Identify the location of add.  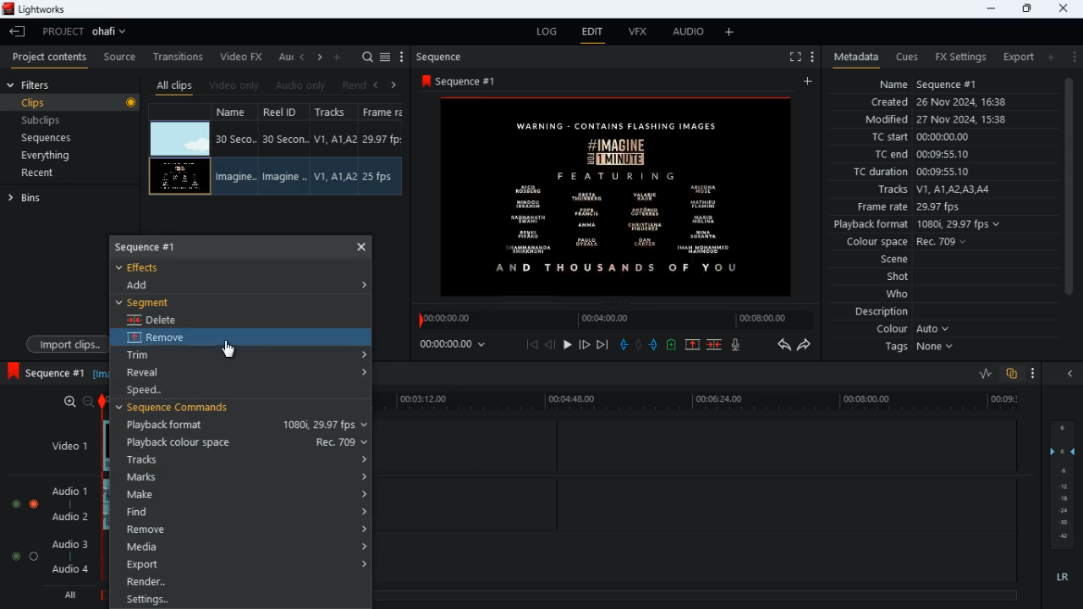
(1051, 58).